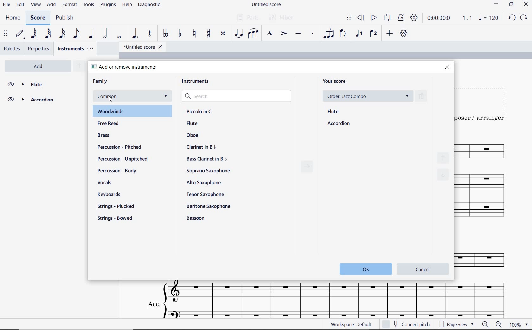 This screenshot has width=532, height=330. Describe the element at coordinates (20, 5) in the screenshot. I see `EDIT` at that location.